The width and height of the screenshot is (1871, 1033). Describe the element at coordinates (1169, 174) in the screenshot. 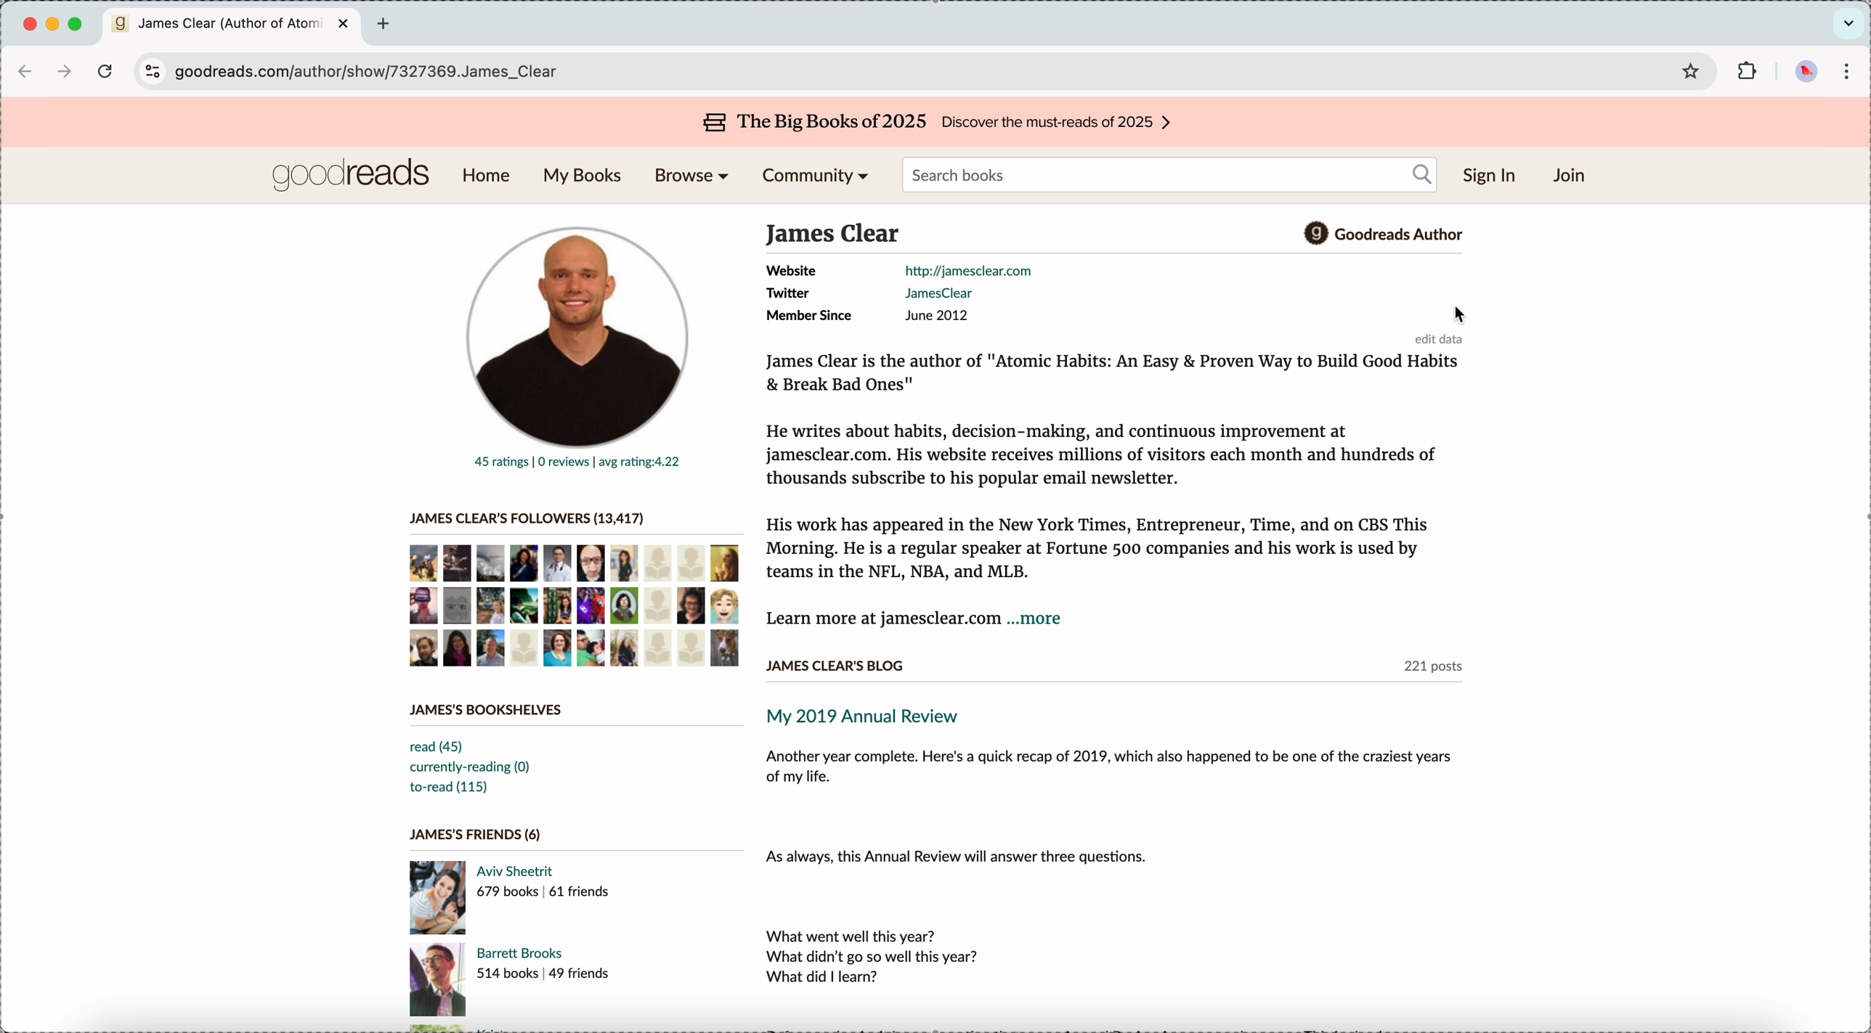

I see `search bar` at that location.